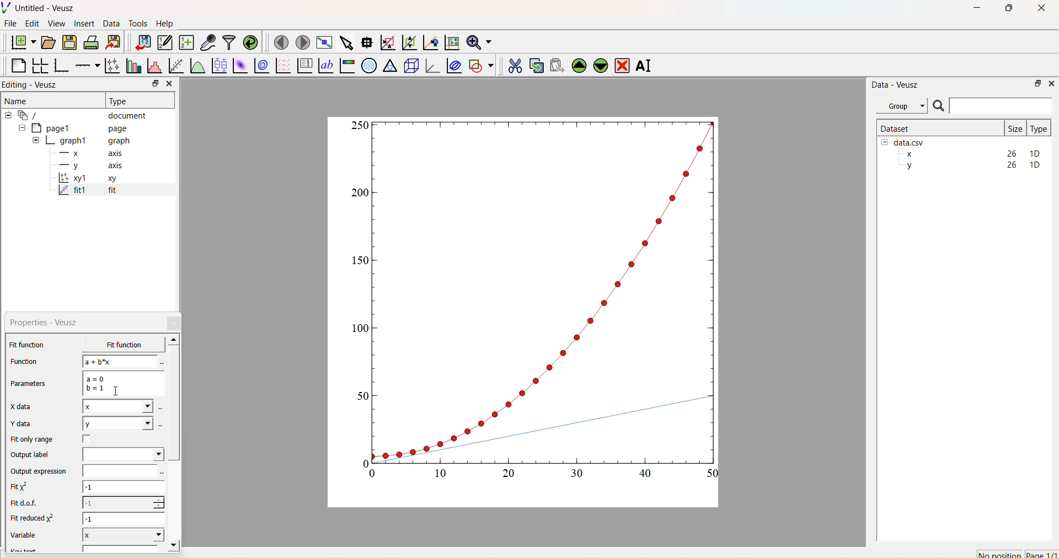 This screenshot has width=1059, height=558. Describe the element at coordinates (163, 42) in the screenshot. I see `Edit or enter new dataset` at that location.